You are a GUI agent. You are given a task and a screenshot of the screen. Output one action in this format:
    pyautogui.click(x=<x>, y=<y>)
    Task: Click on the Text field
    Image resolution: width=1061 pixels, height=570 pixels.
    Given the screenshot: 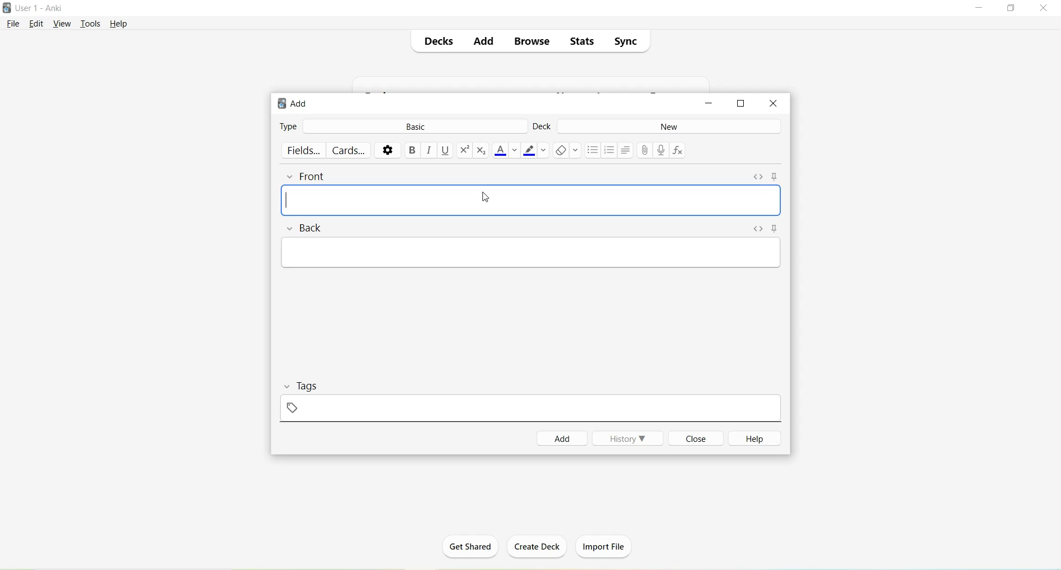 What is the action you would take?
    pyautogui.click(x=531, y=200)
    